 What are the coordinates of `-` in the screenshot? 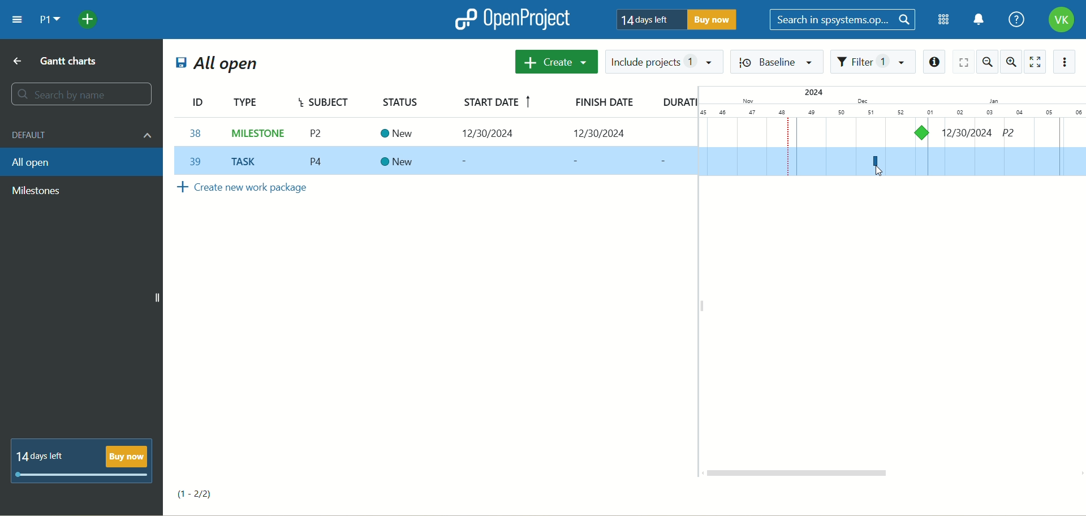 It's located at (669, 163).